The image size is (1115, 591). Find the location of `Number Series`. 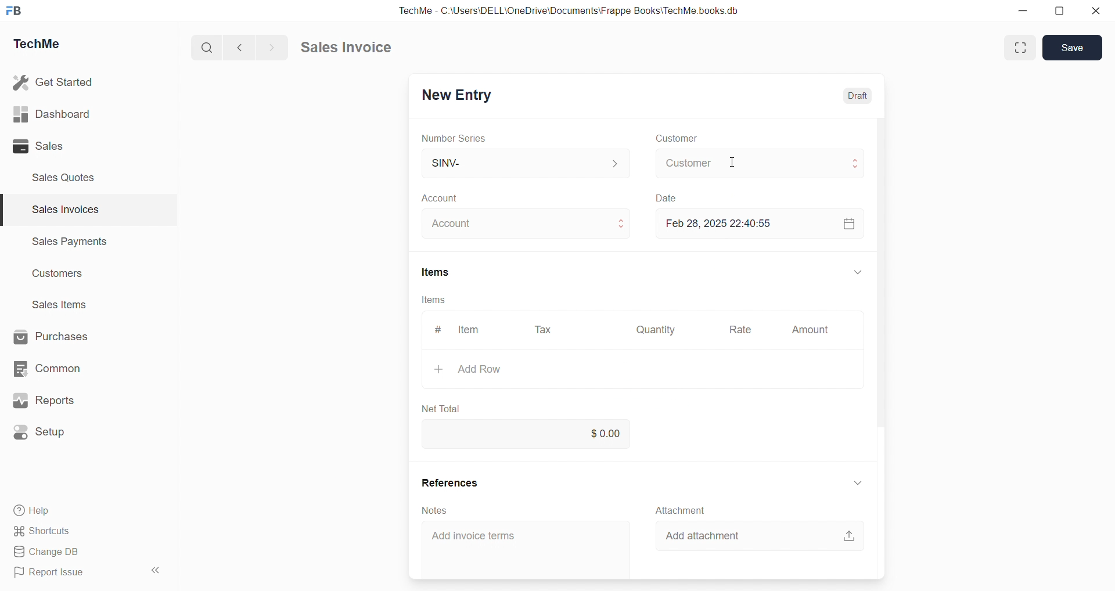

Number Series is located at coordinates (454, 139).